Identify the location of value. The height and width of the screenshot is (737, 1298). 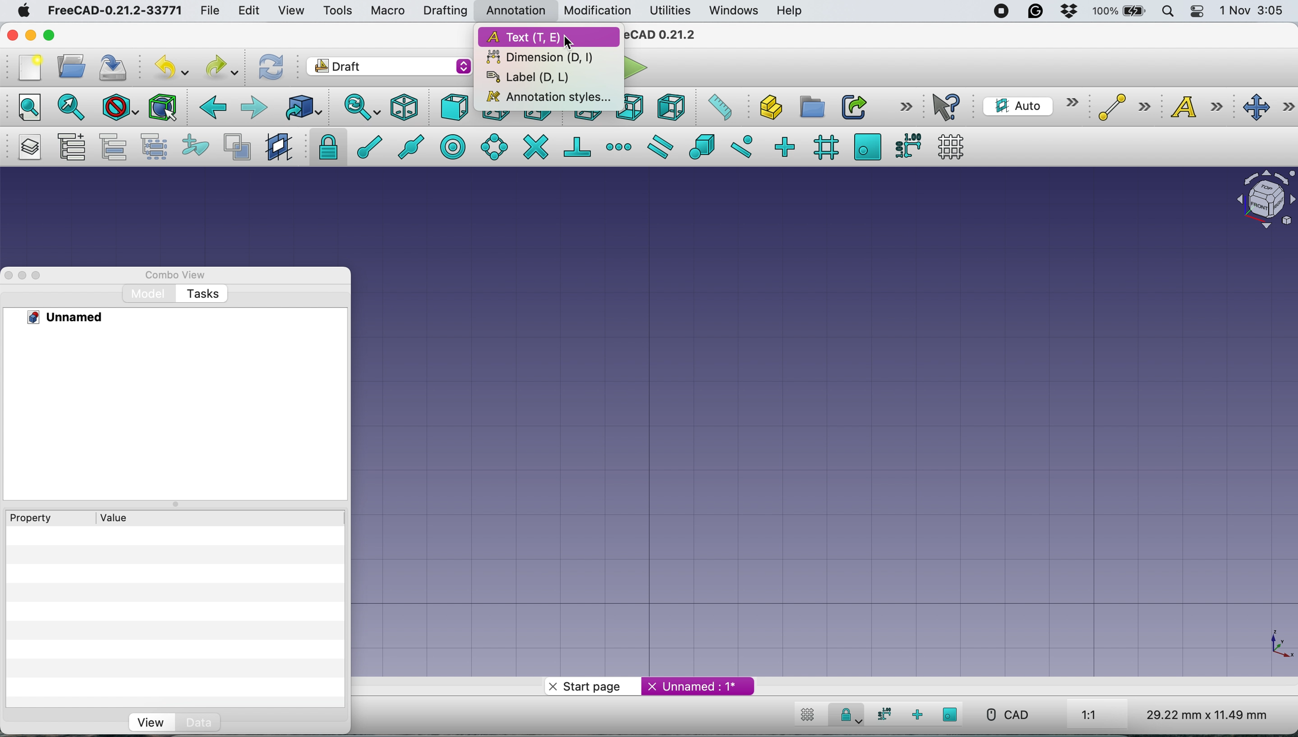
(112, 518).